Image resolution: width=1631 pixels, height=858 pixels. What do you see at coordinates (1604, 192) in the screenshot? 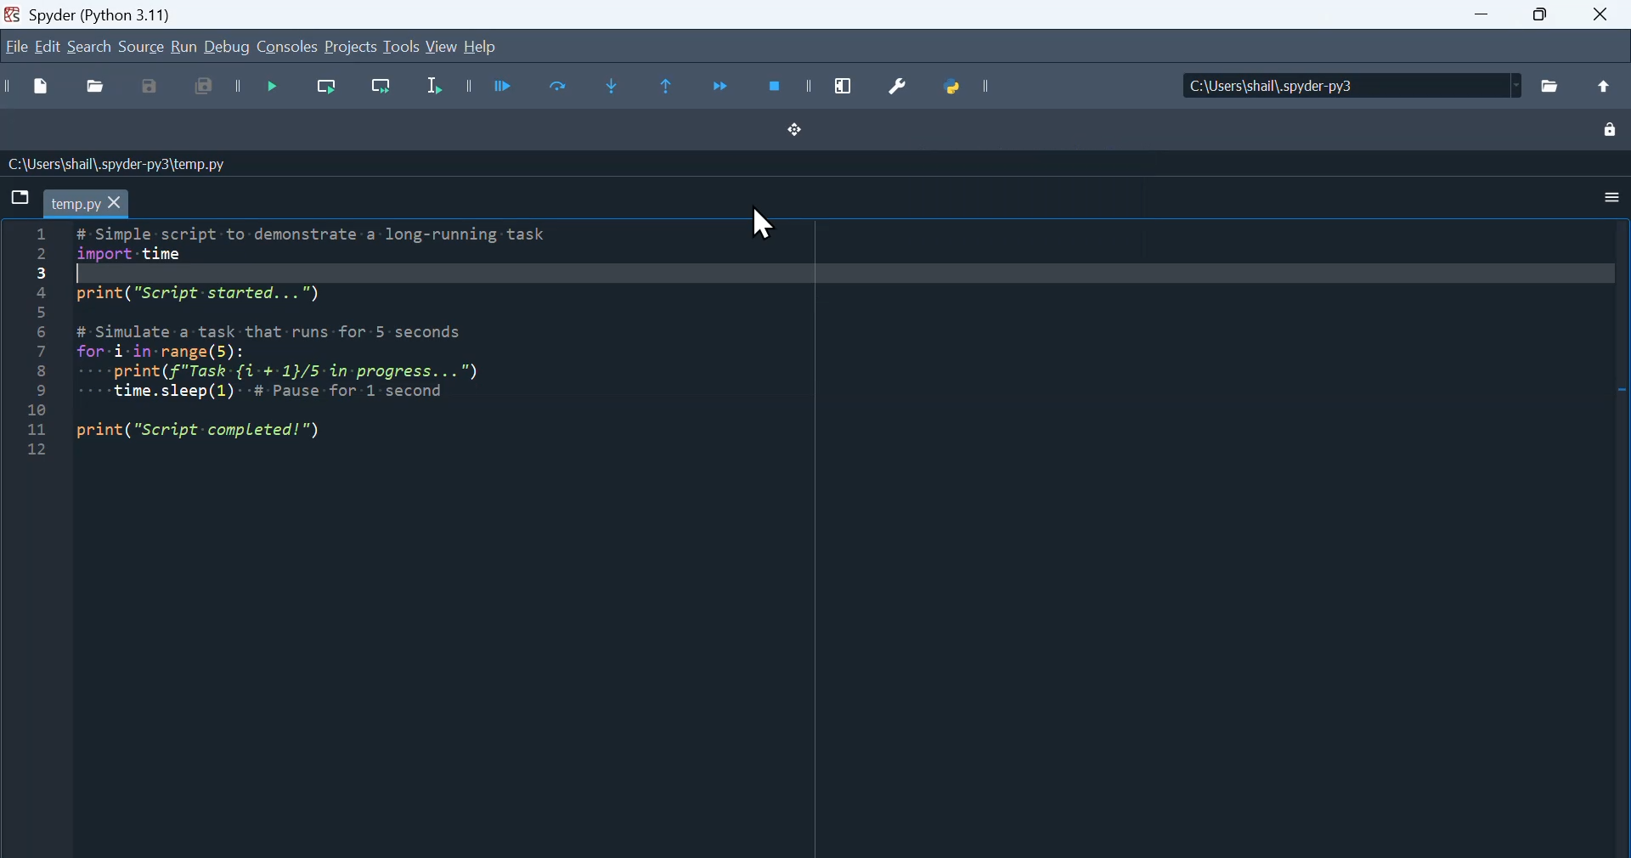
I see `More options` at bounding box center [1604, 192].